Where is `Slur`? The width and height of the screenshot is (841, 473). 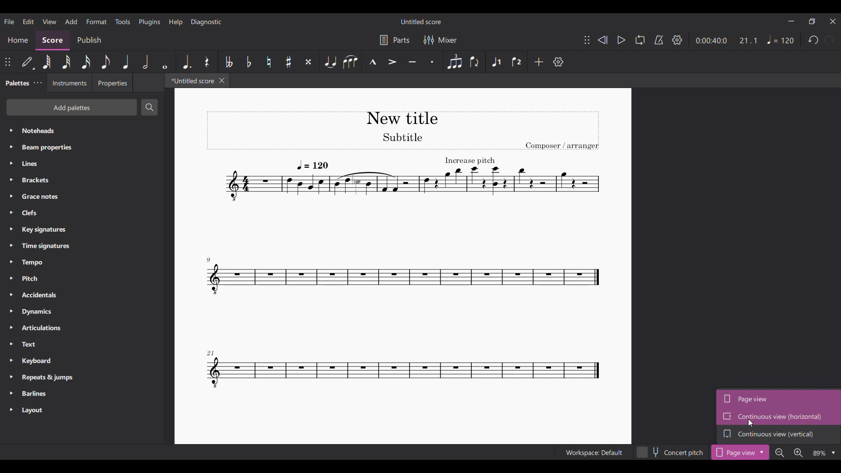
Slur is located at coordinates (350, 62).